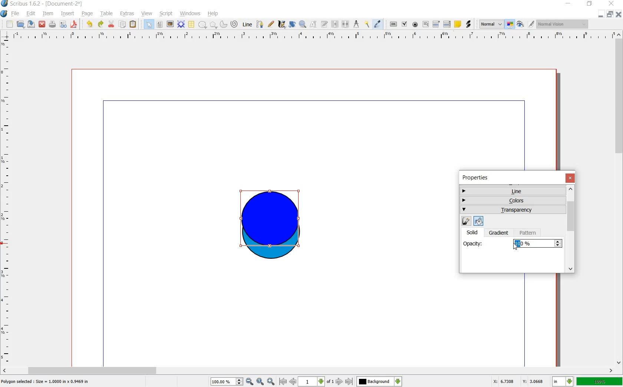 The image size is (623, 387). What do you see at coordinates (513, 210) in the screenshot?
I see `transparency` at bounding box center [513, 210].